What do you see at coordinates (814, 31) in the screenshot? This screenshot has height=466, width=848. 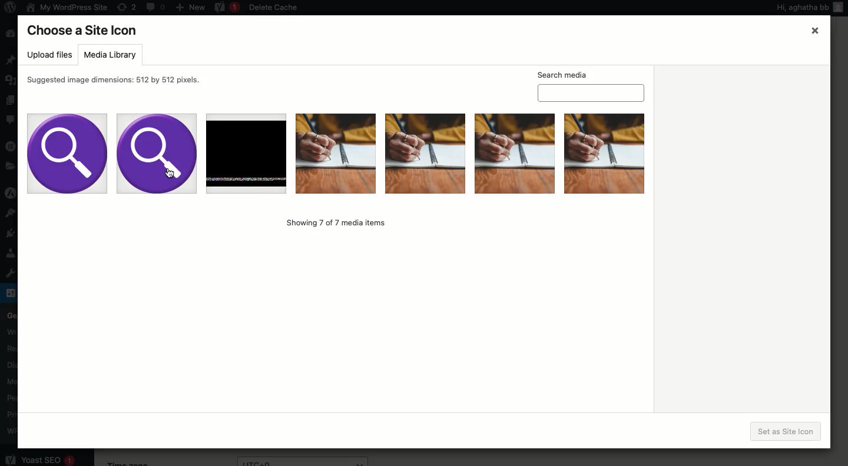 I see `Close` at bounding box center [814, 31].